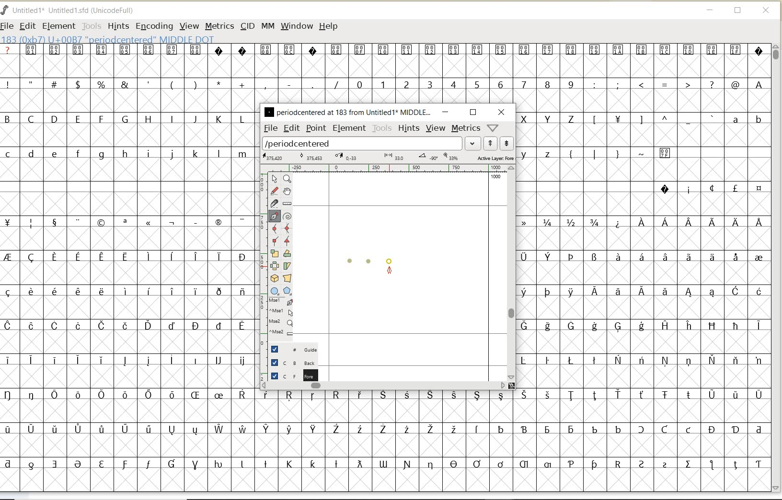 The height and width of the screenshot is (500, 782). Describe the element at coordinates (738, 12) in the screenshot. I see `RESTORE` at that location.